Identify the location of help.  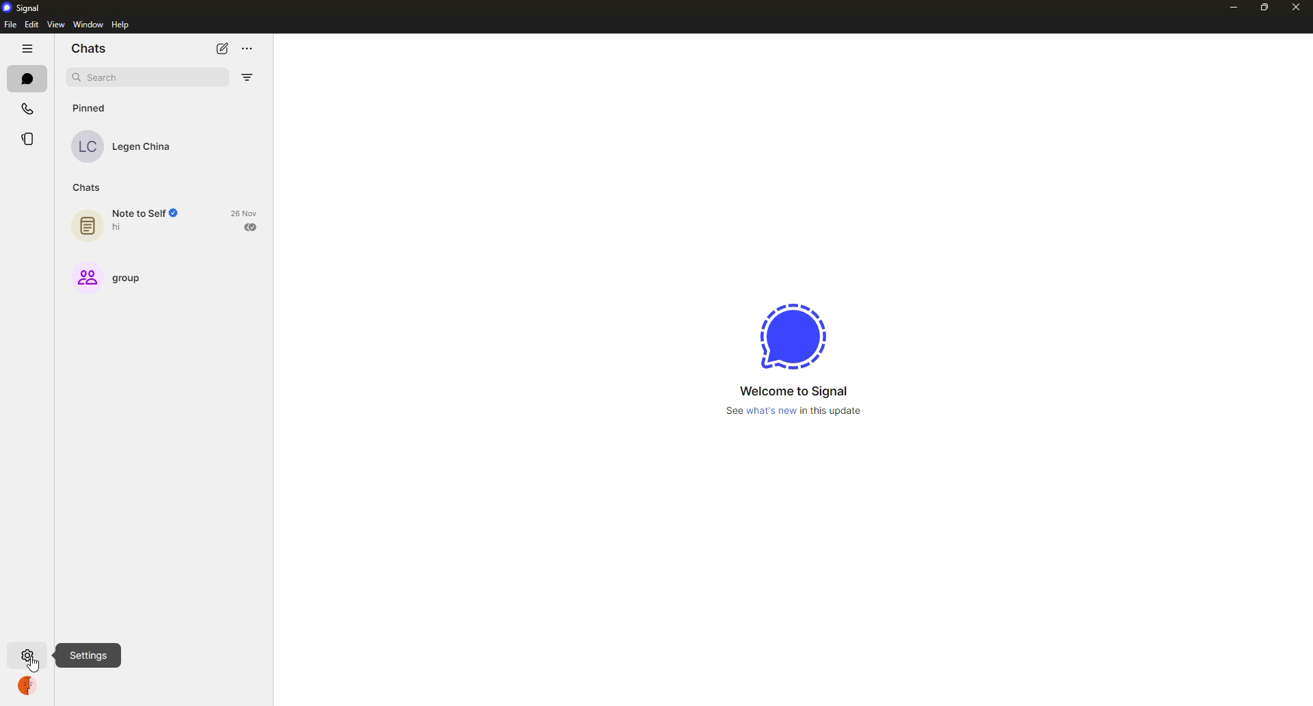
(122, 25).